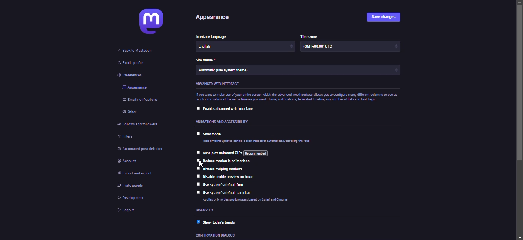  What do you see at coordinates (309, 36) in the screenshot?
I see `time zone` at bounding box center [309, 36].